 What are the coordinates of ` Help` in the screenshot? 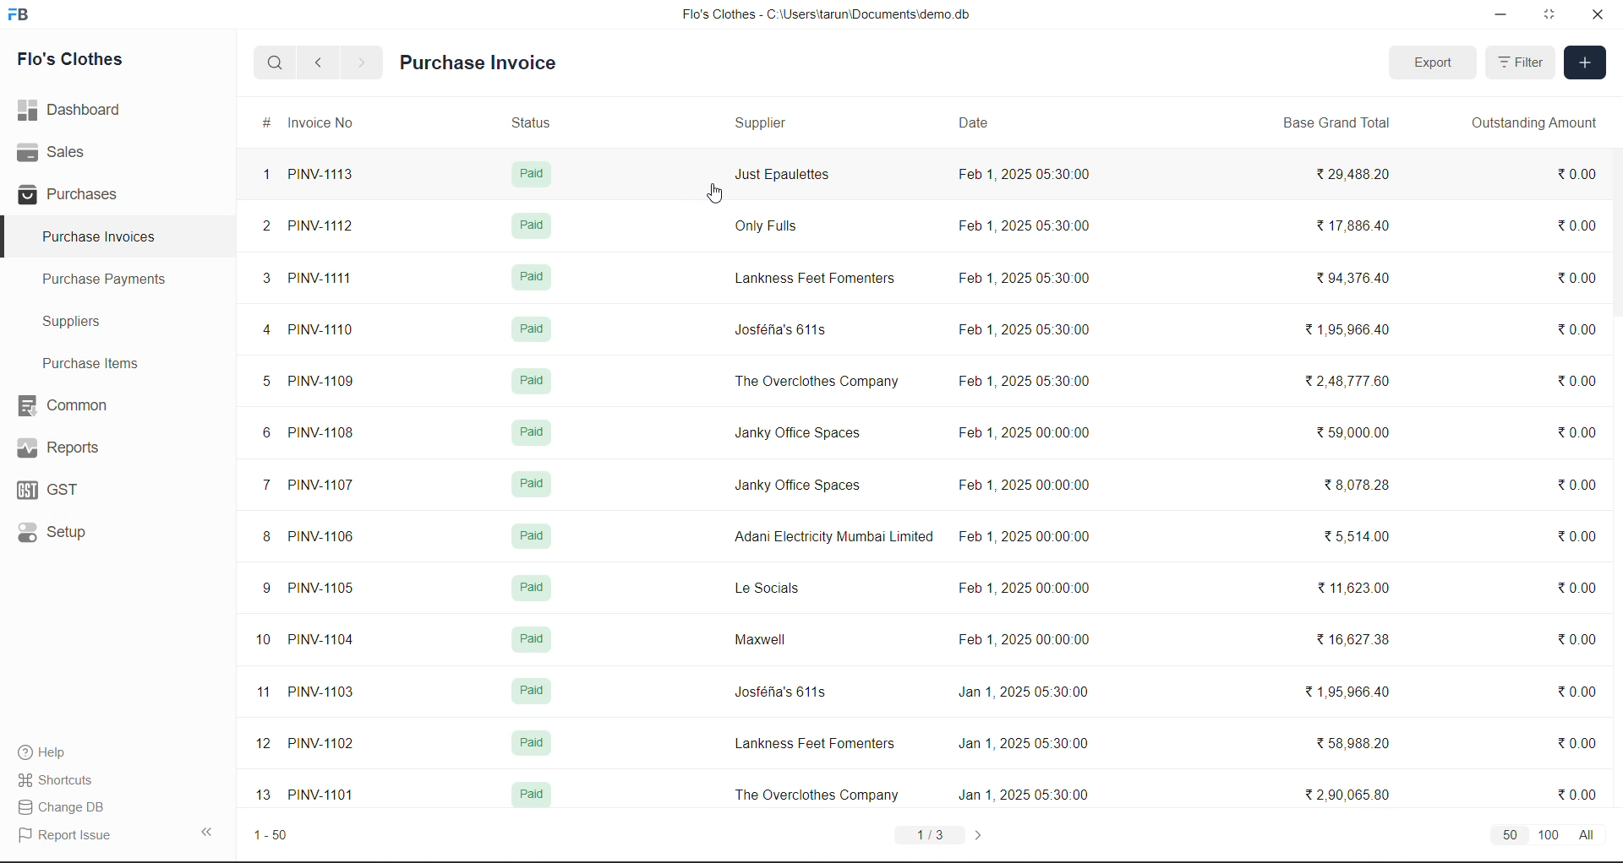 It's located at (57, 750).